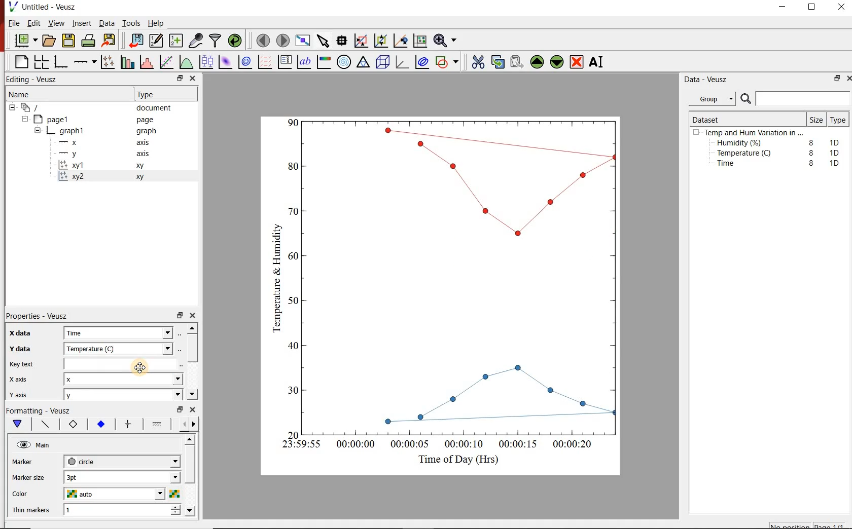 This screenshot has width=852, height=529. I want to click on 1D, so click(834, 163).